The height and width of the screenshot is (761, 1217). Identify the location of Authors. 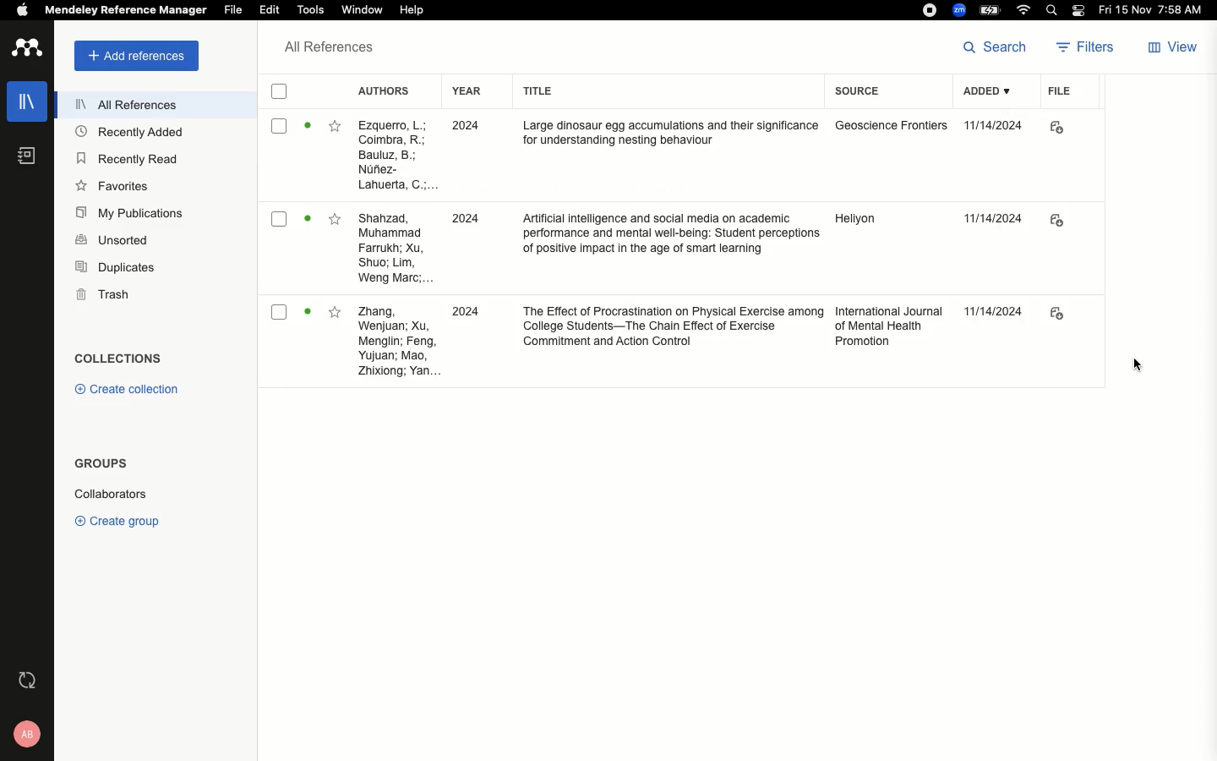
(384, 90).